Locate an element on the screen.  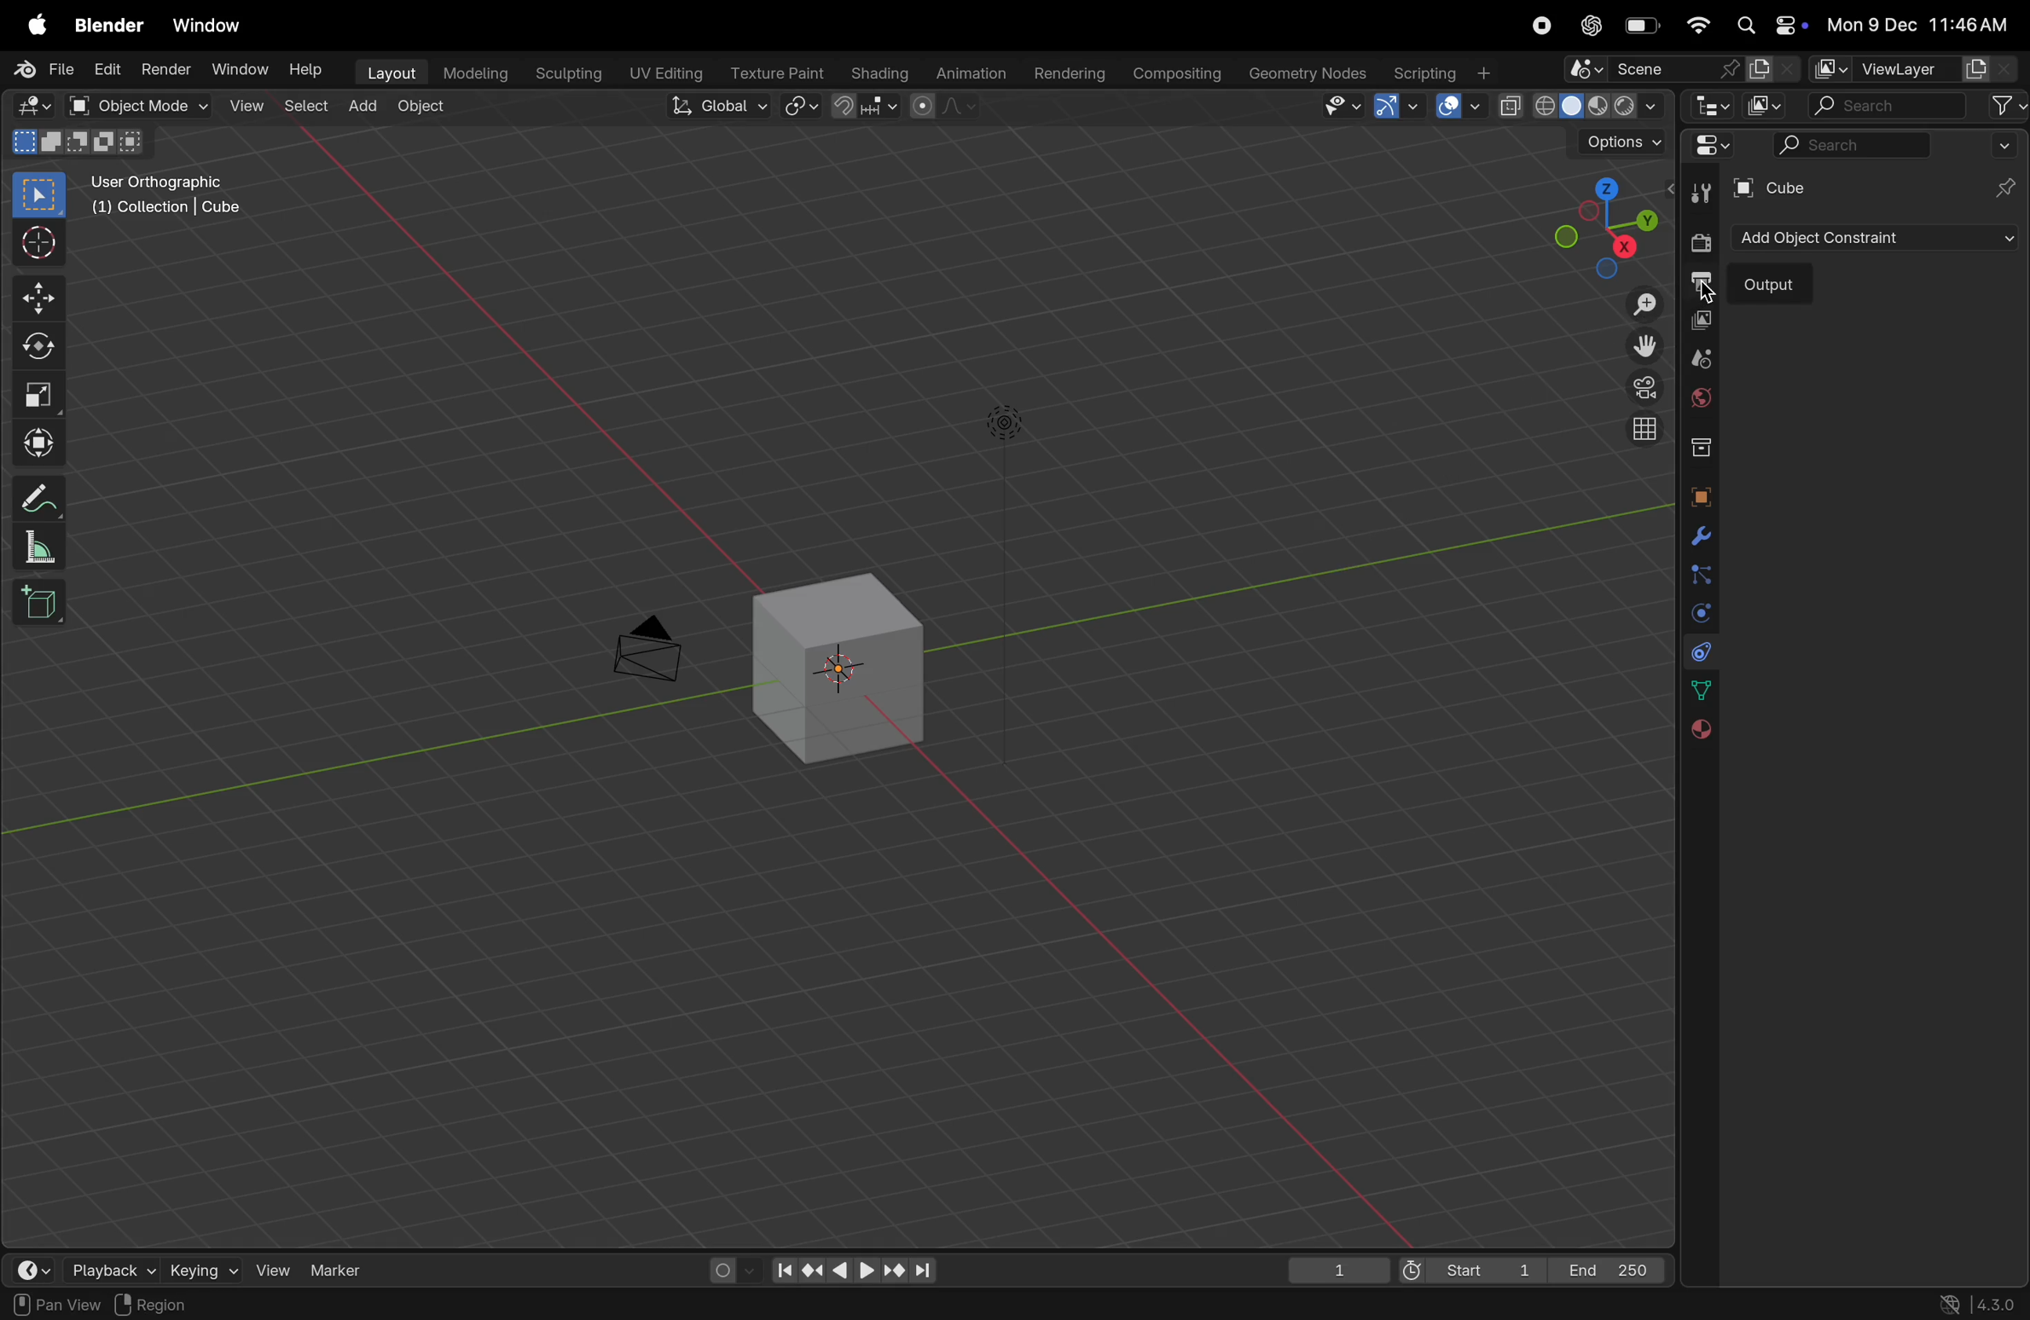
view port shading is located at coordinates (1580, 107).